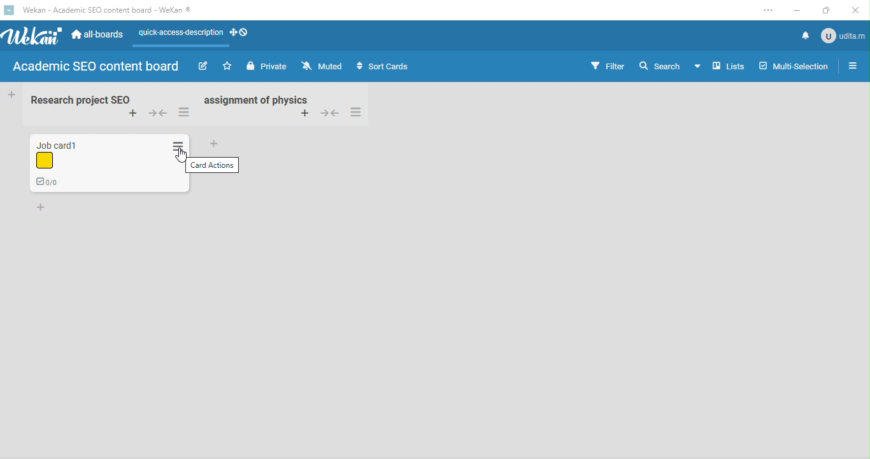 Image resolution: width=870 pixels, height=459 pixels. Describe the element at coordinates (832, 11) in the screenshot. I see `maximize` at that location.